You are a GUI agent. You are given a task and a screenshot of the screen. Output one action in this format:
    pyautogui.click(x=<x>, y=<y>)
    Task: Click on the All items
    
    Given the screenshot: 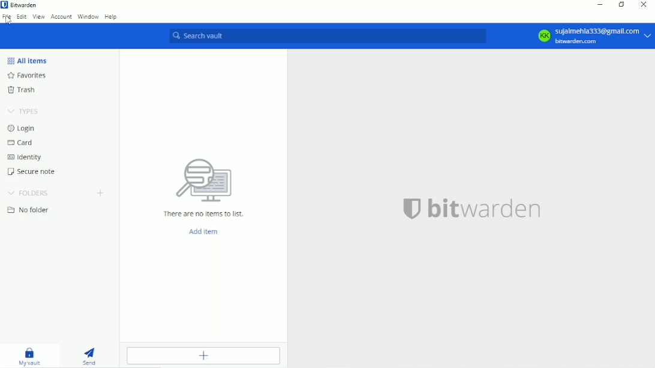 What is the action you would take?
    pyautogui.click(x=30, y=61)
    